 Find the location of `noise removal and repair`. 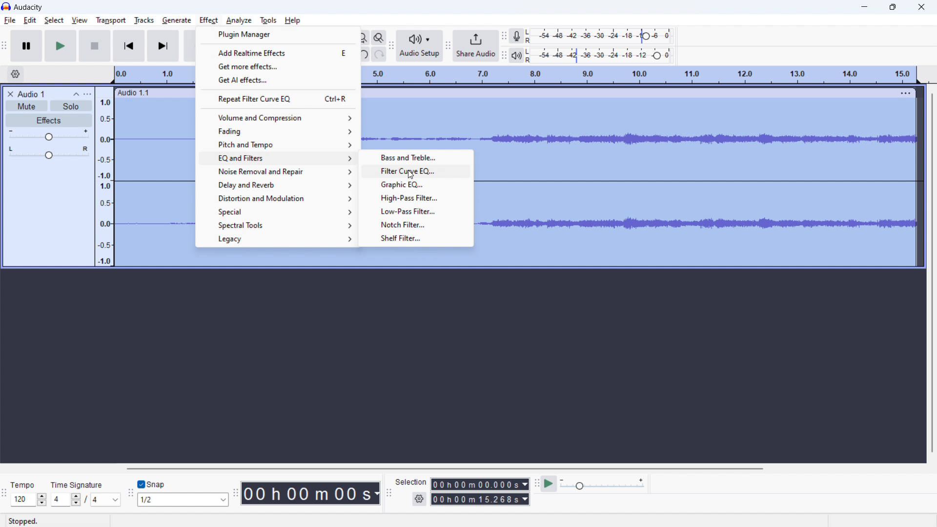

noise removal and repair is located at coordinates (276, 171).